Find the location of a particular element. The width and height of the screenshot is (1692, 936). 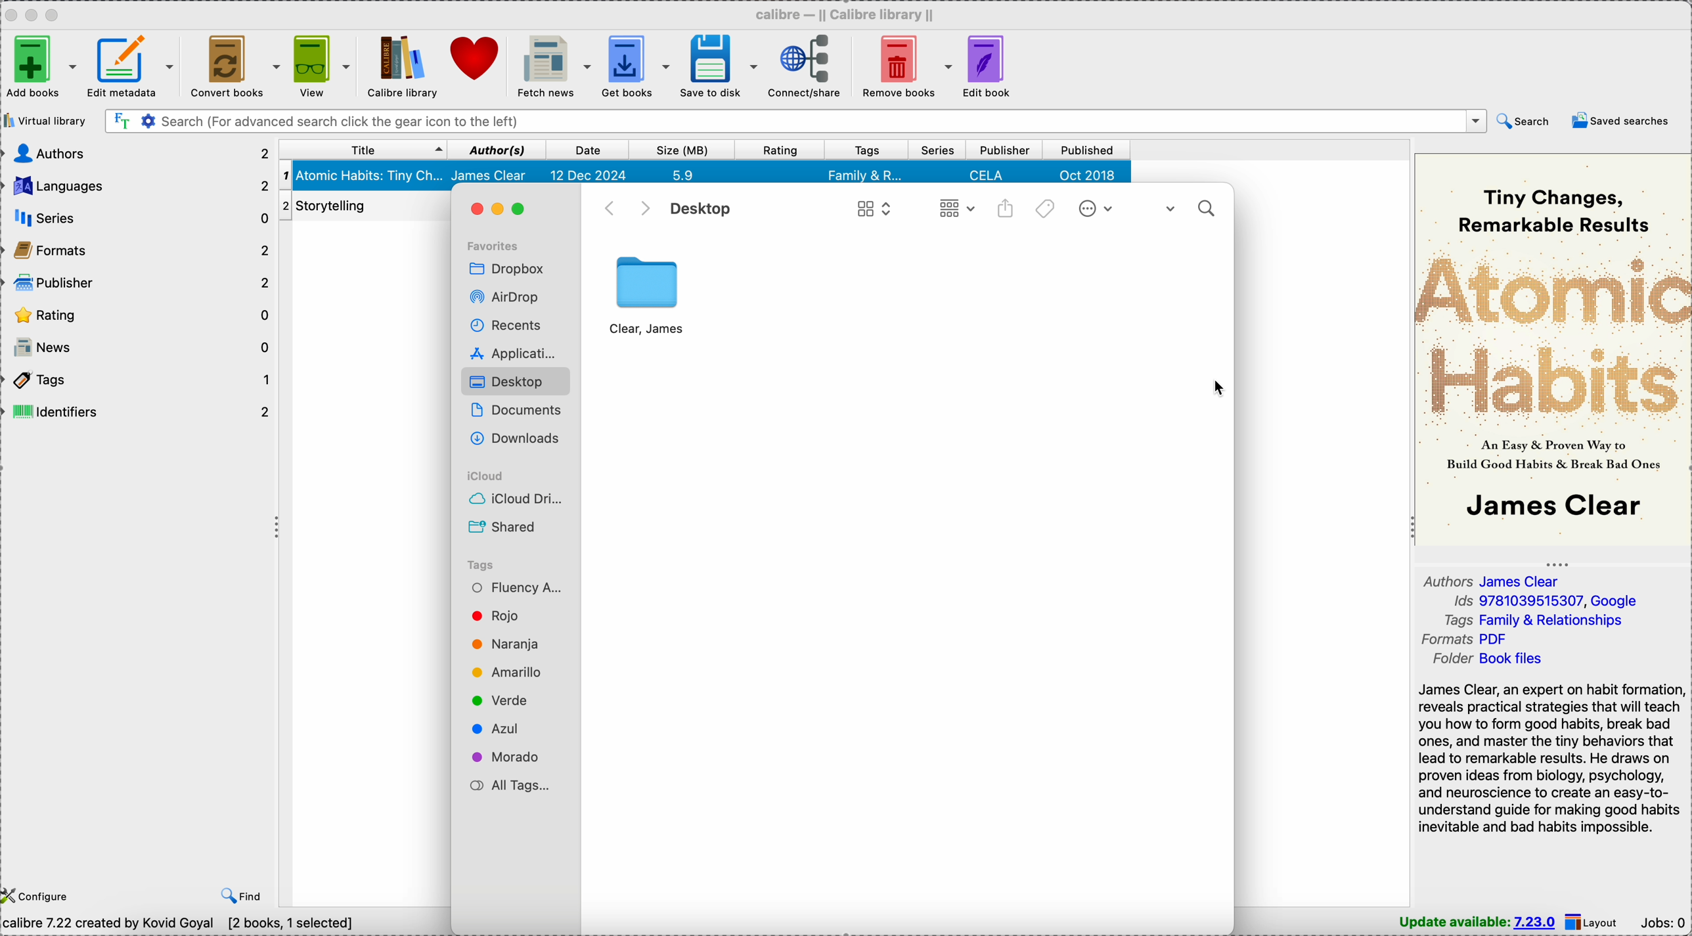

list view is located at coordinates (957, 210).